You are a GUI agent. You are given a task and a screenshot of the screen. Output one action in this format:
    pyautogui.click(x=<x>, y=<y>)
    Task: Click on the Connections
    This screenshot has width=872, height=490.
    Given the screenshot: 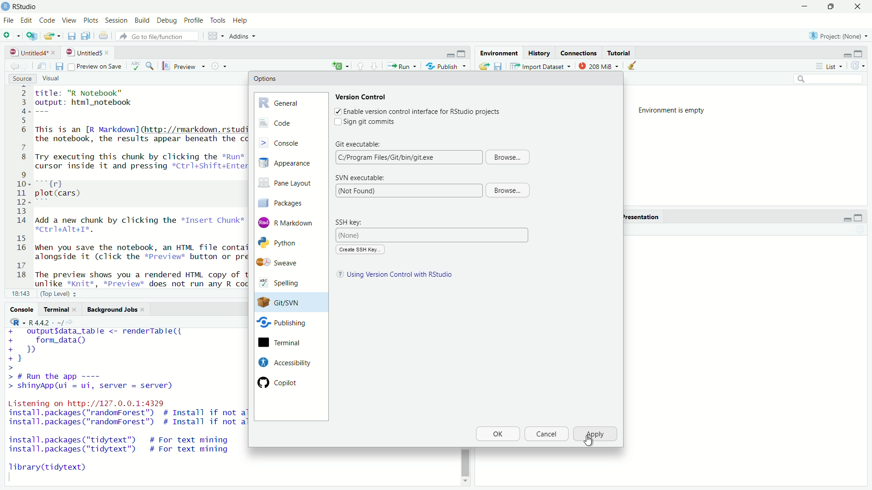 What is the action you would take?
    pyautogui.click(x=579, y=53)
    